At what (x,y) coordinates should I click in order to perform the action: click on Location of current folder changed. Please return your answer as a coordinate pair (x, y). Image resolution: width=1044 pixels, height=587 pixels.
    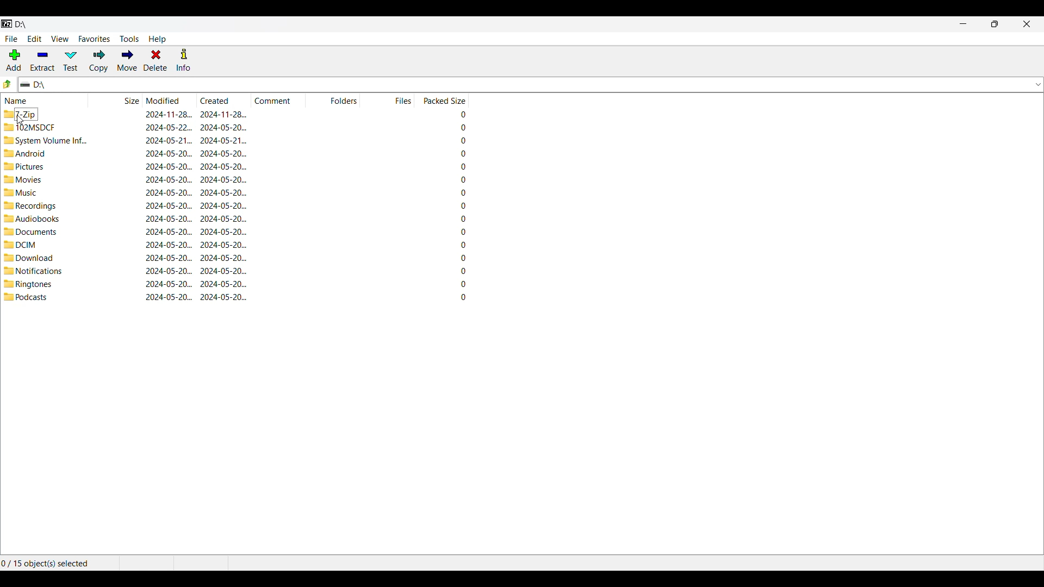
    Looking at the image, I should click on (22, 24).